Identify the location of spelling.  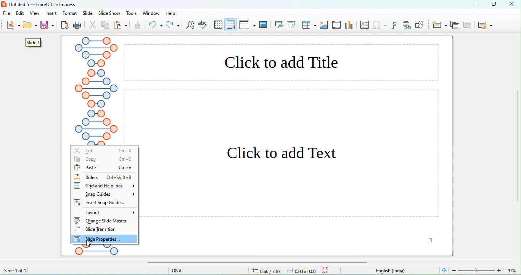
(204, 26).